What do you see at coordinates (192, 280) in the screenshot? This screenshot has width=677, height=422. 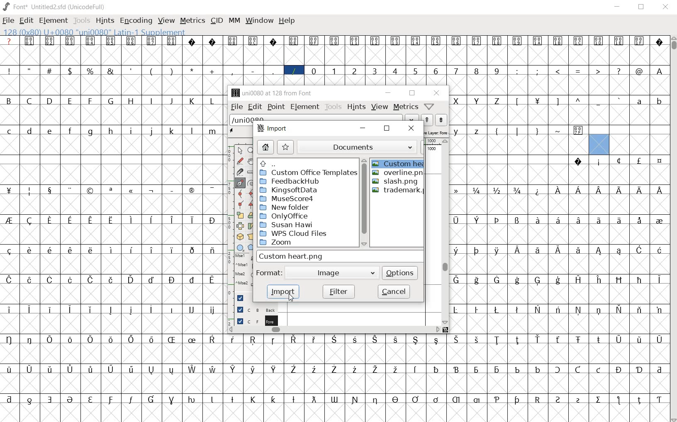 I see `glyph` at bounding box center [192, 280].